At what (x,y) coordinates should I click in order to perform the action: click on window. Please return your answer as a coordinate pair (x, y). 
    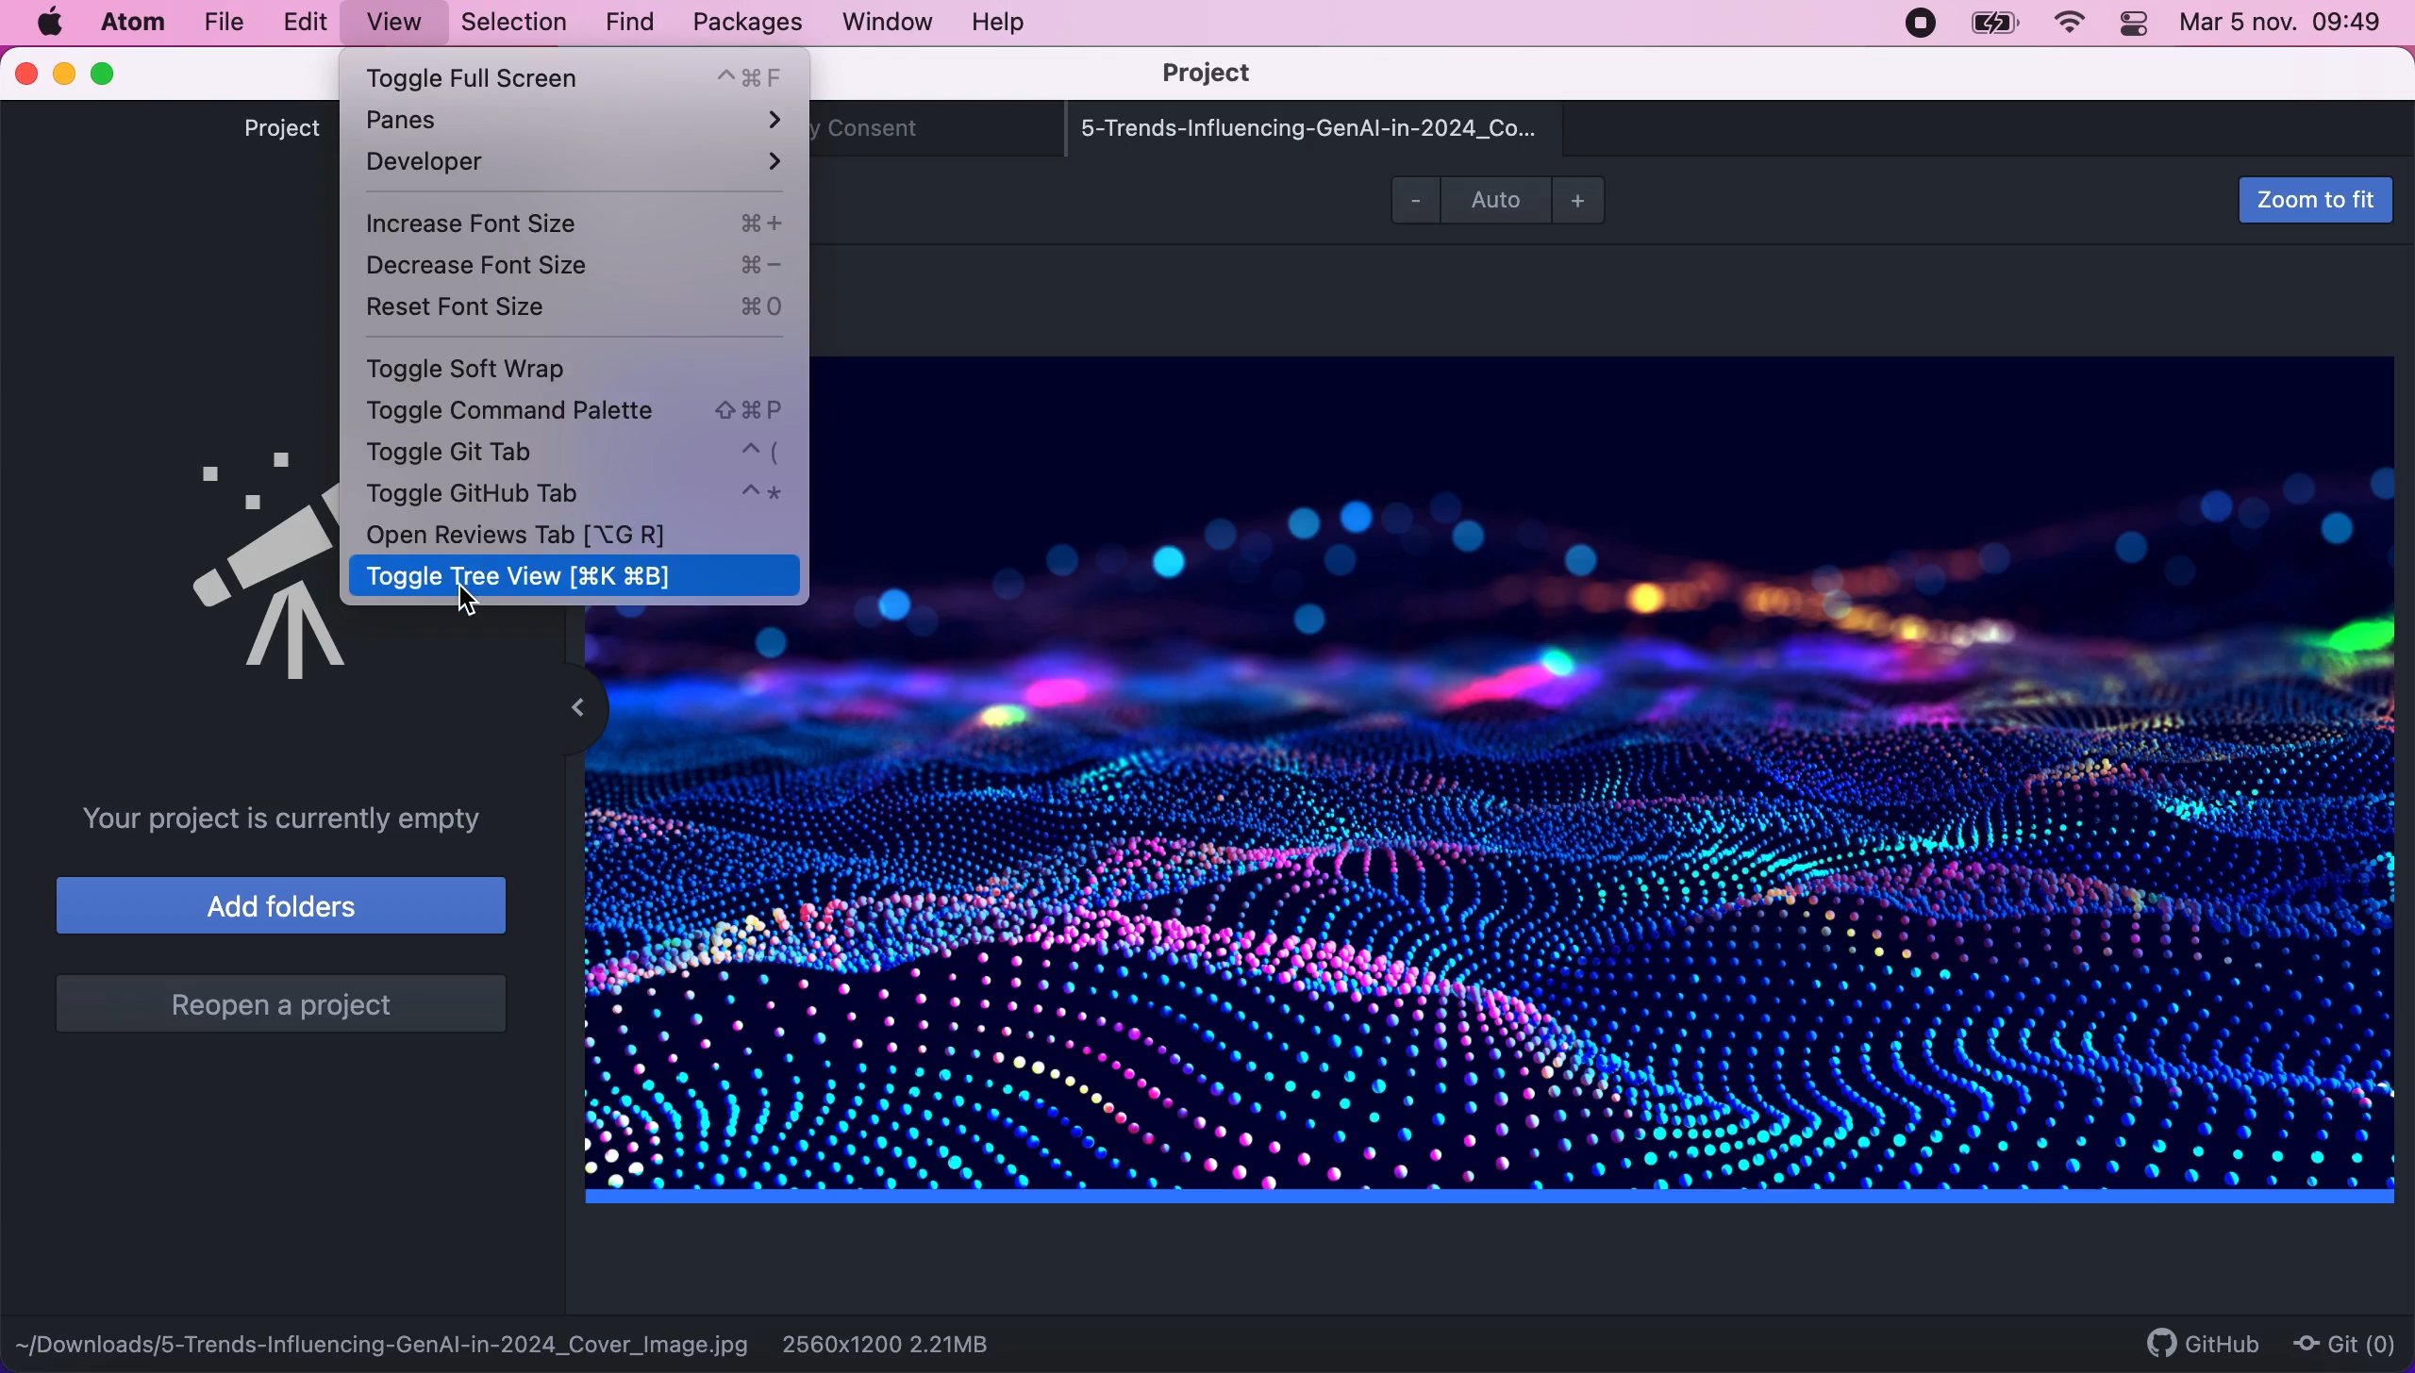
    Looking at the image, I should click on (888, 27).